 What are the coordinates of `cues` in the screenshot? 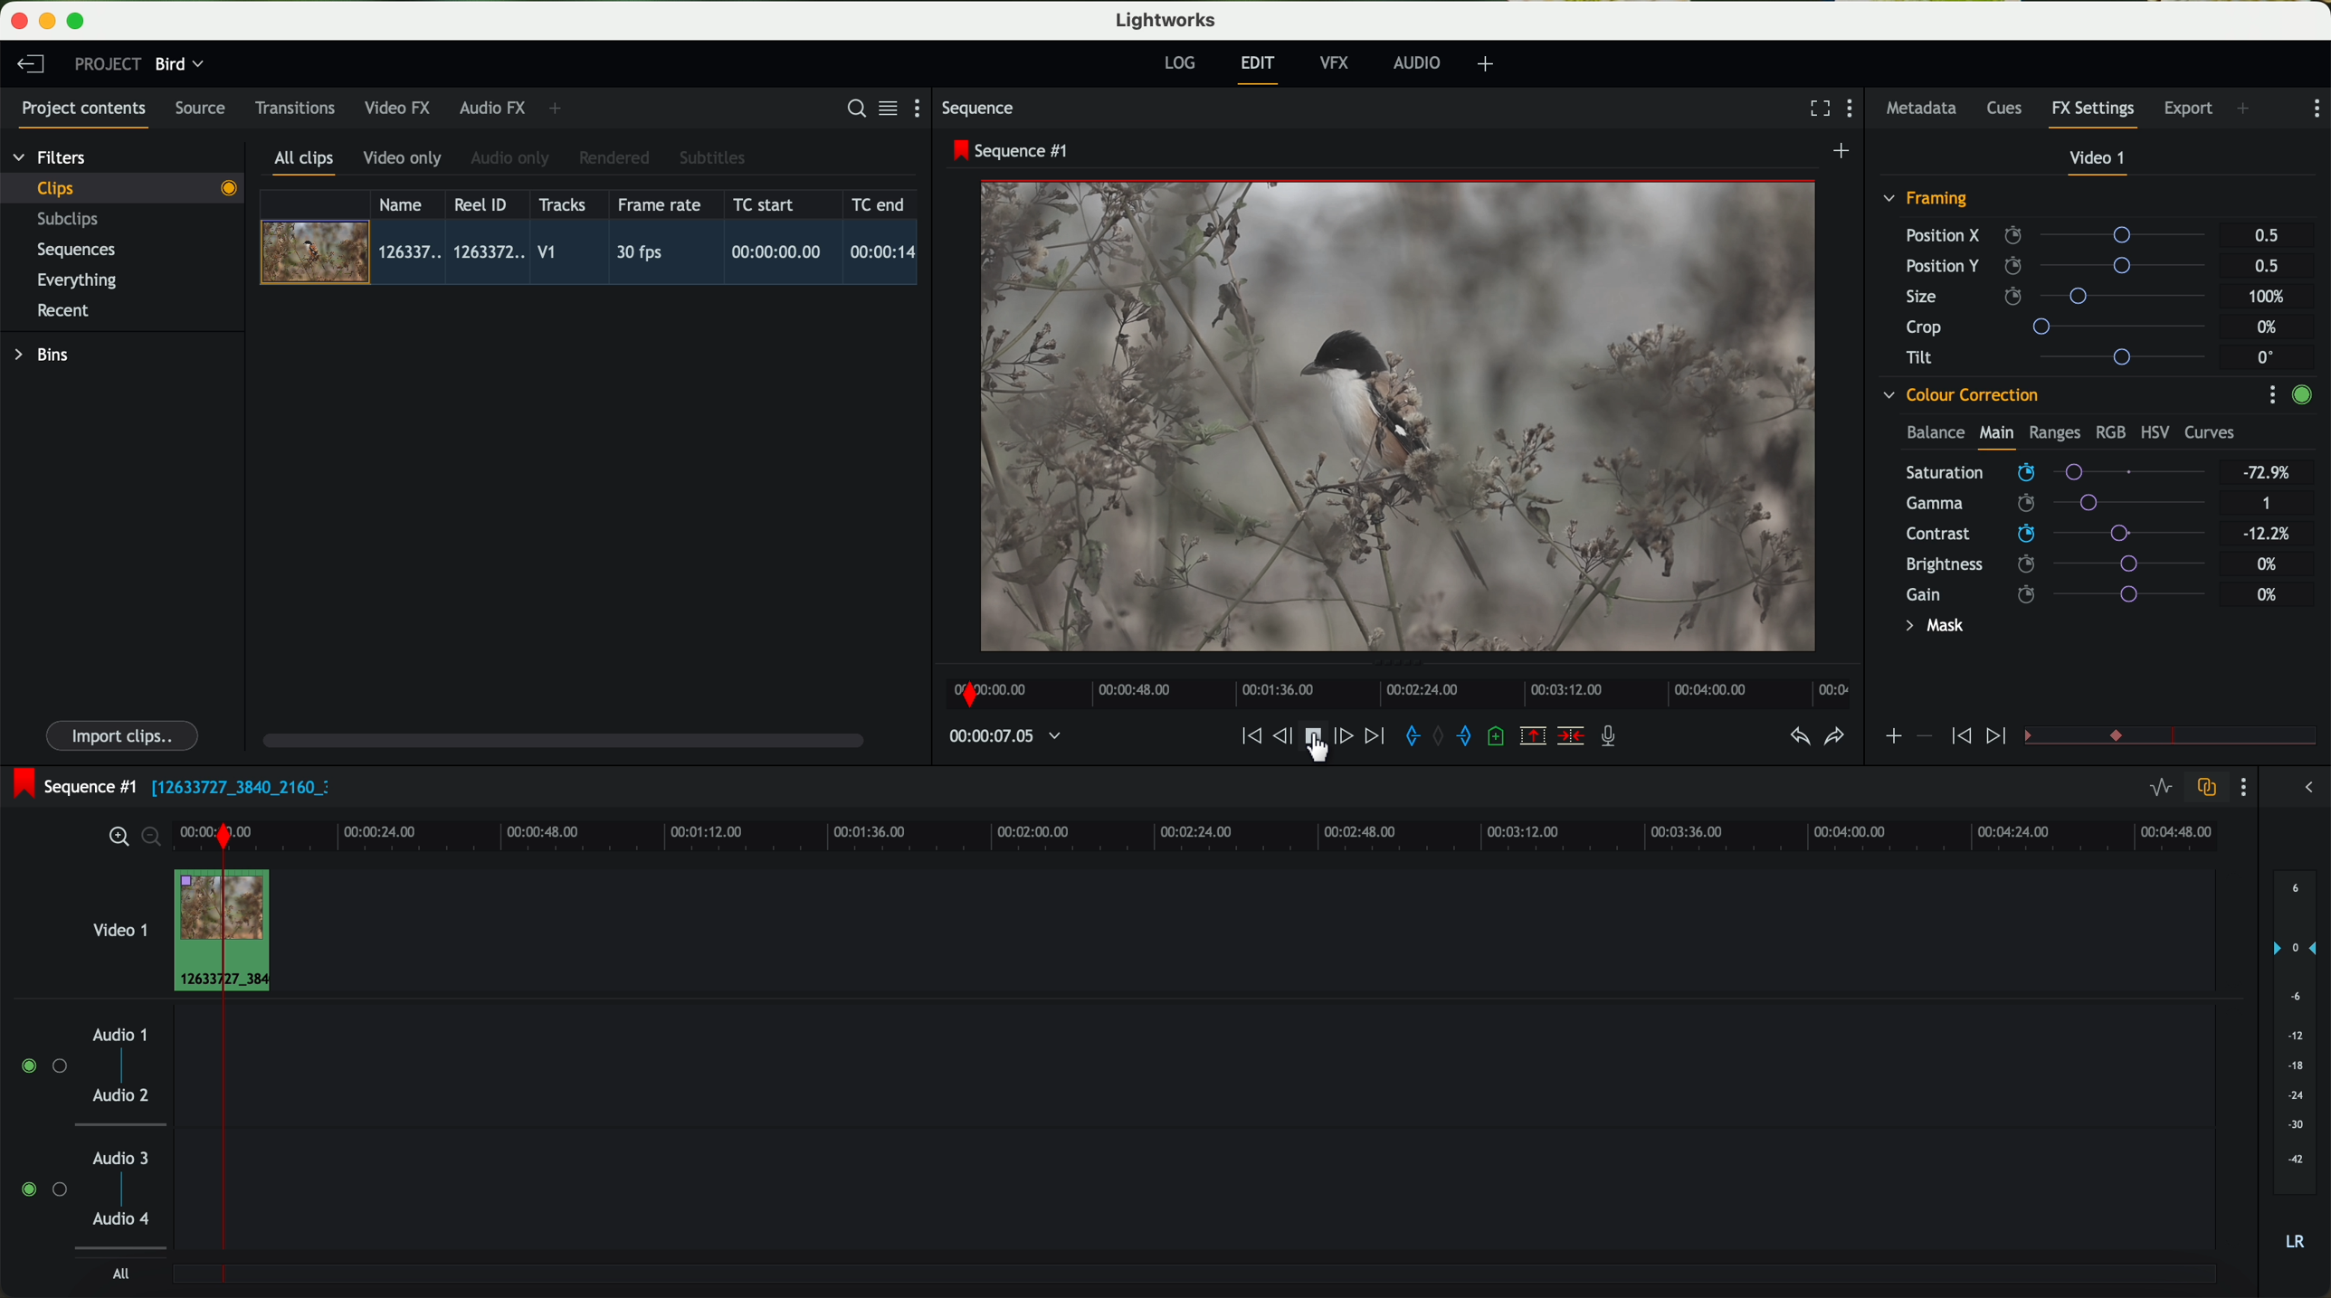 It's located at (2010, 109).